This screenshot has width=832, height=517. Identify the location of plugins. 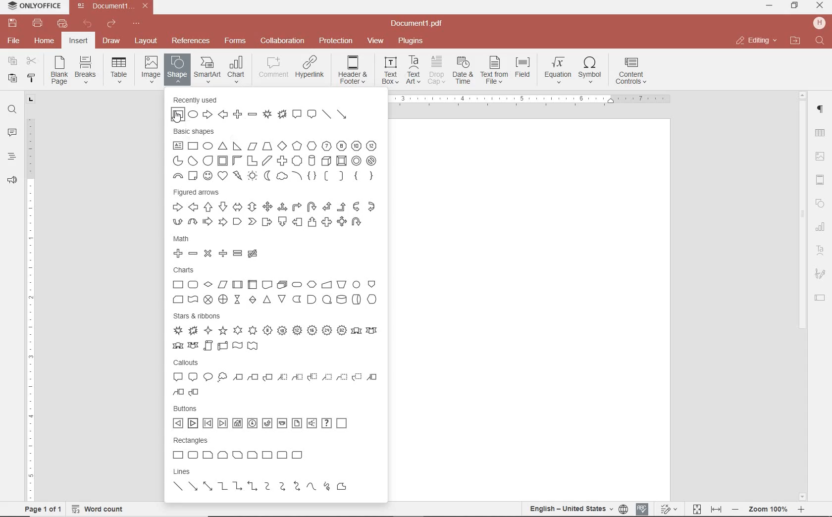
(413, 41).